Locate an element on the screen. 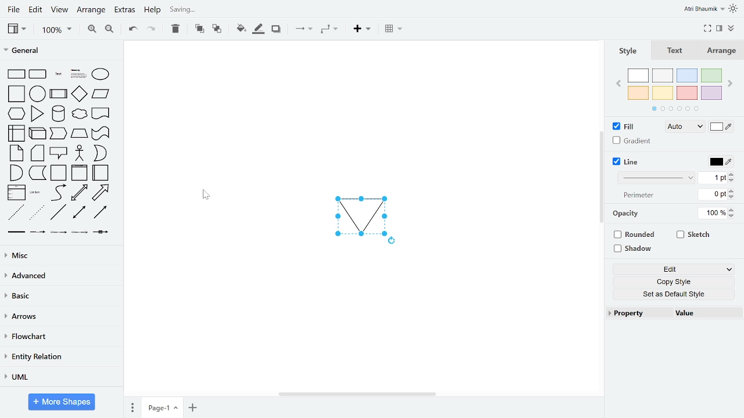 The image size is (744, 418). Cursor is located at coordinates (202, 195).